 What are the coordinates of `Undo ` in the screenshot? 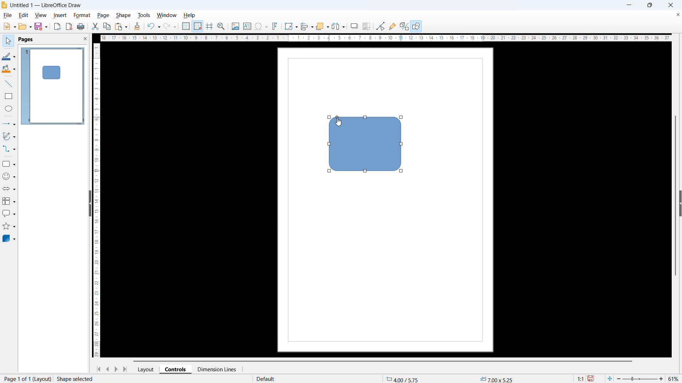 It's located at (153, 27).